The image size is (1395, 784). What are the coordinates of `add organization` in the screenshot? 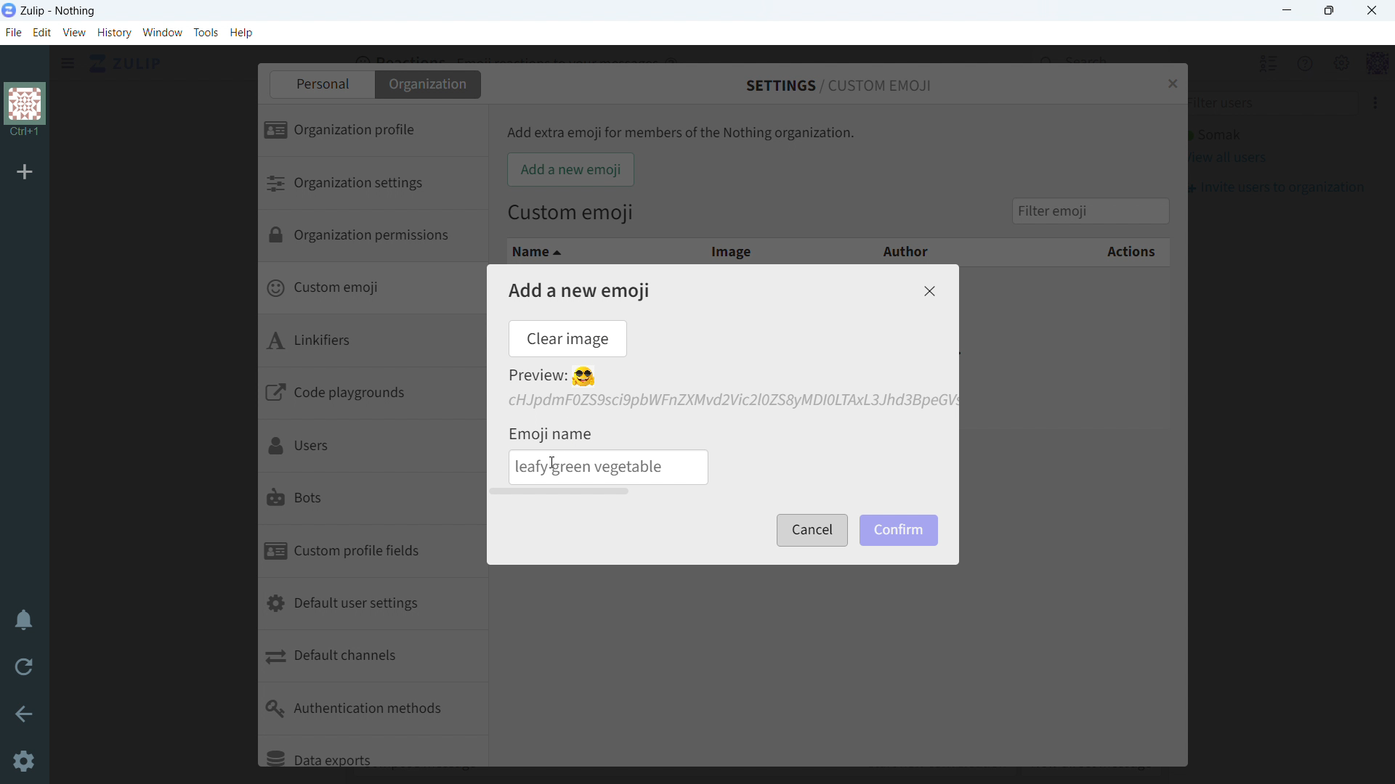 It's located at (25, 173).